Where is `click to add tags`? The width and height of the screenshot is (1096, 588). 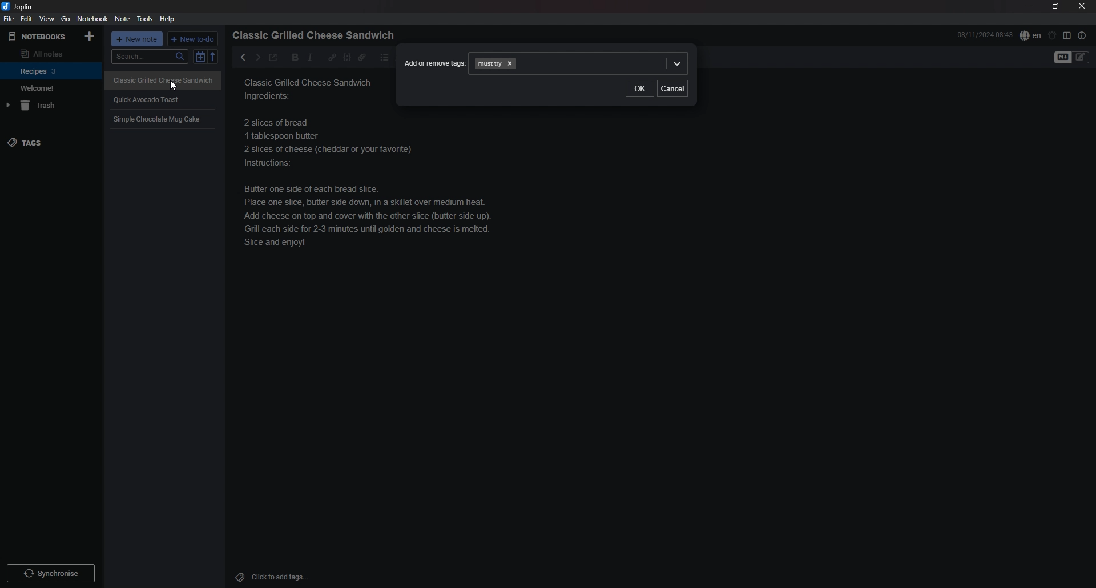
click to add tags is located at coordinates (287, 577).